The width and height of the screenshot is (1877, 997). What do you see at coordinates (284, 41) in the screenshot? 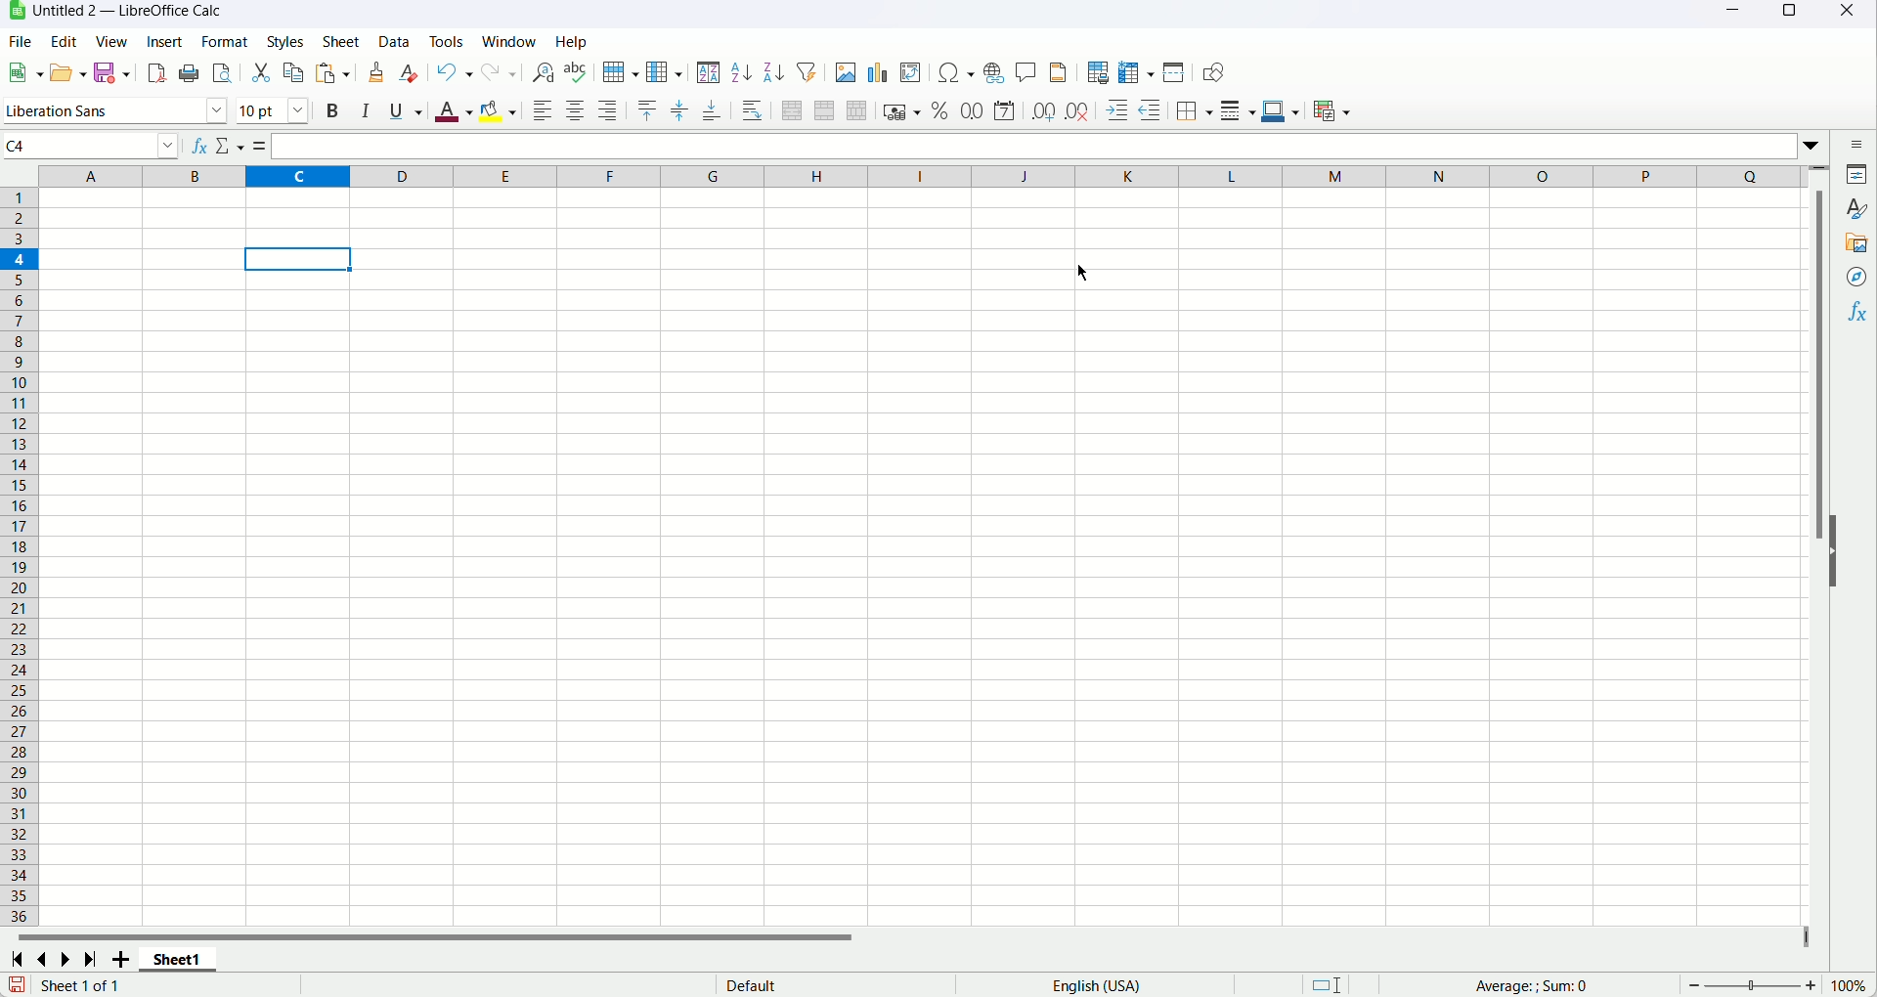
I see `Styles` at bounding box center [284, 41].